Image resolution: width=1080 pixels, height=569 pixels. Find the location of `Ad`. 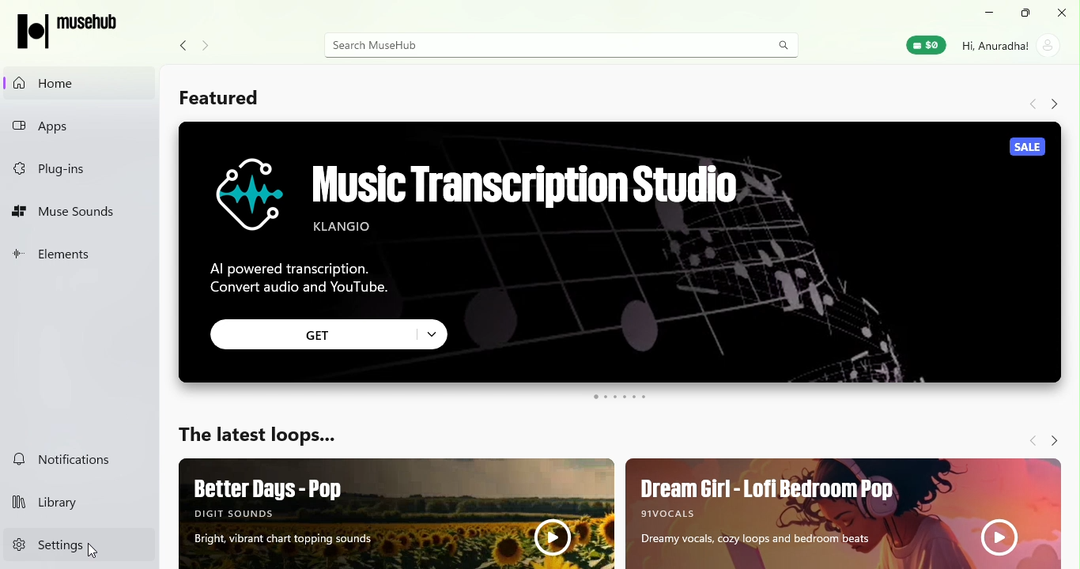

Ad is located at coordinates (622, 252).